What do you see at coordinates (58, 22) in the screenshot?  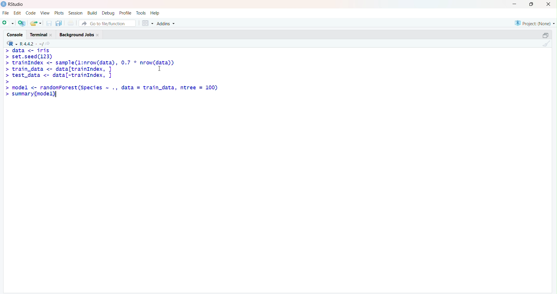 I see `Save all open documents (Ctrl + Alt + S)` at bounding box center [58, 22].